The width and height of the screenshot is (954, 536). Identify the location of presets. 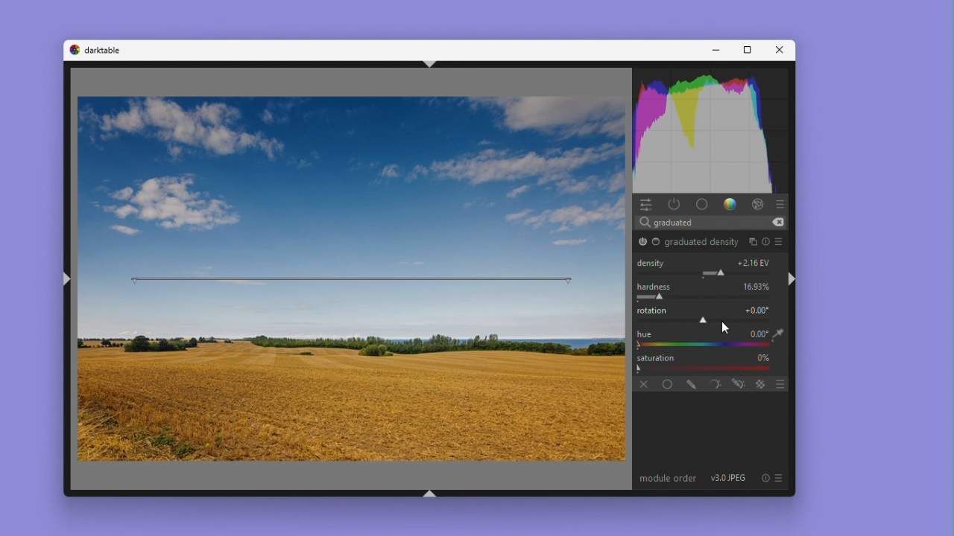
(783, 202).